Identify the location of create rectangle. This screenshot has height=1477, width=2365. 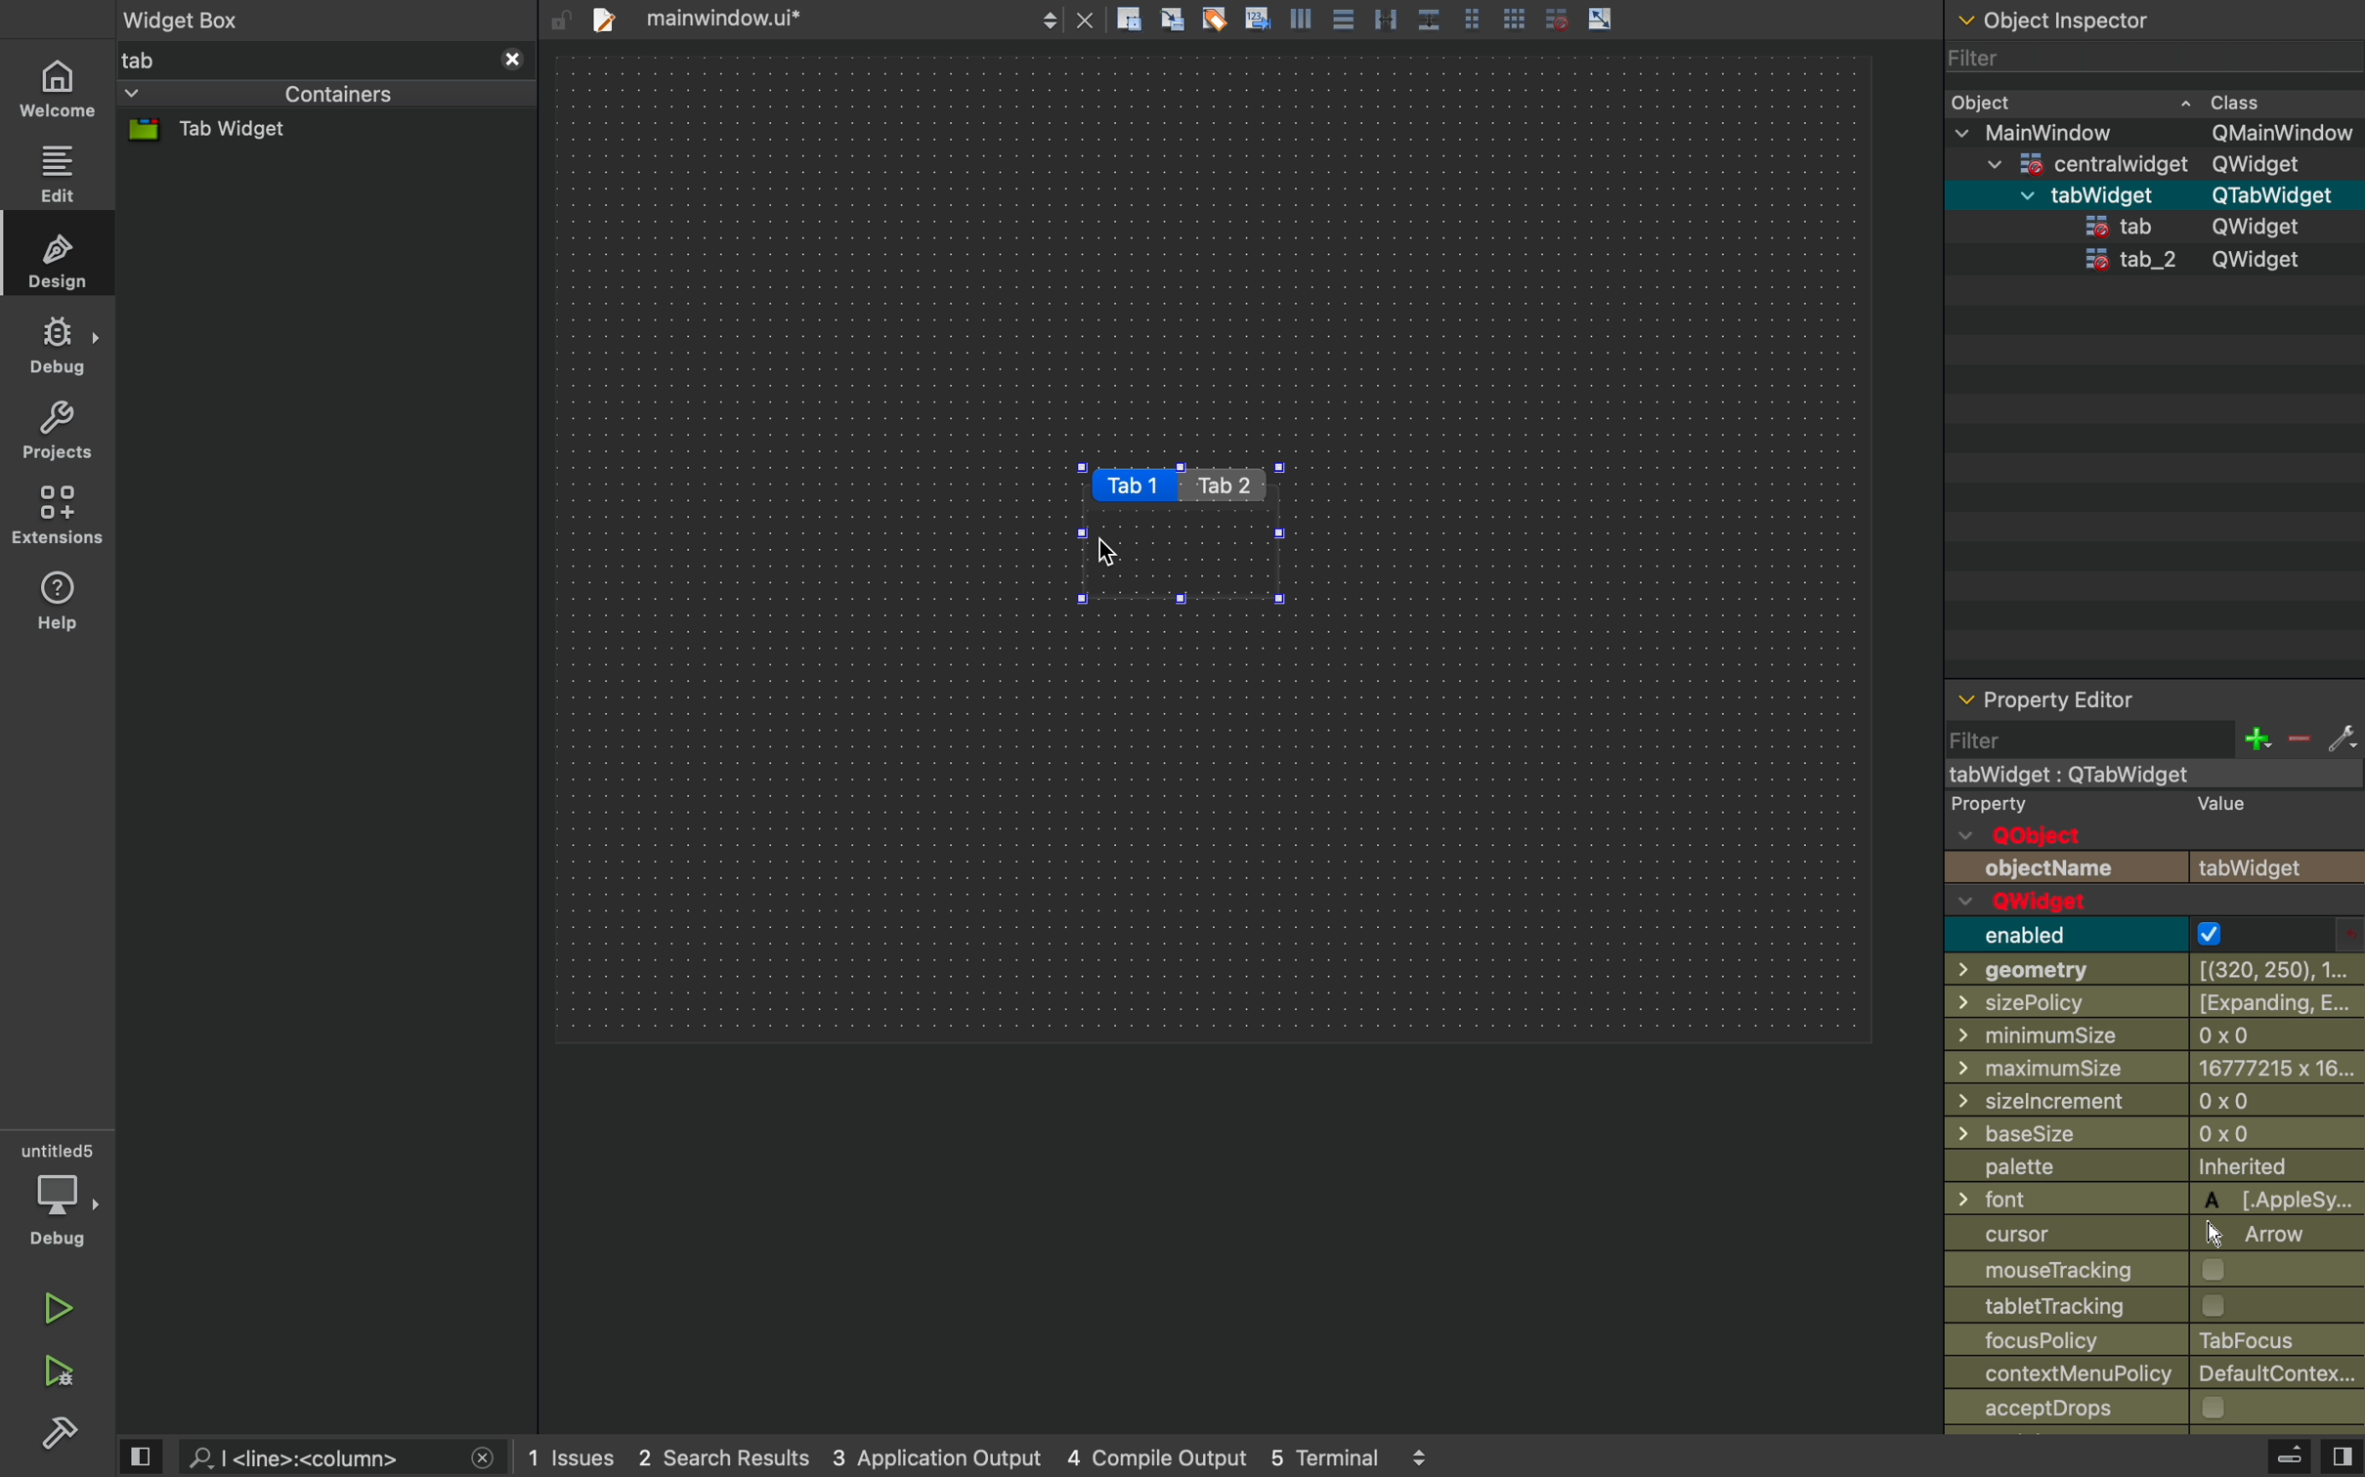
(1129, 18).